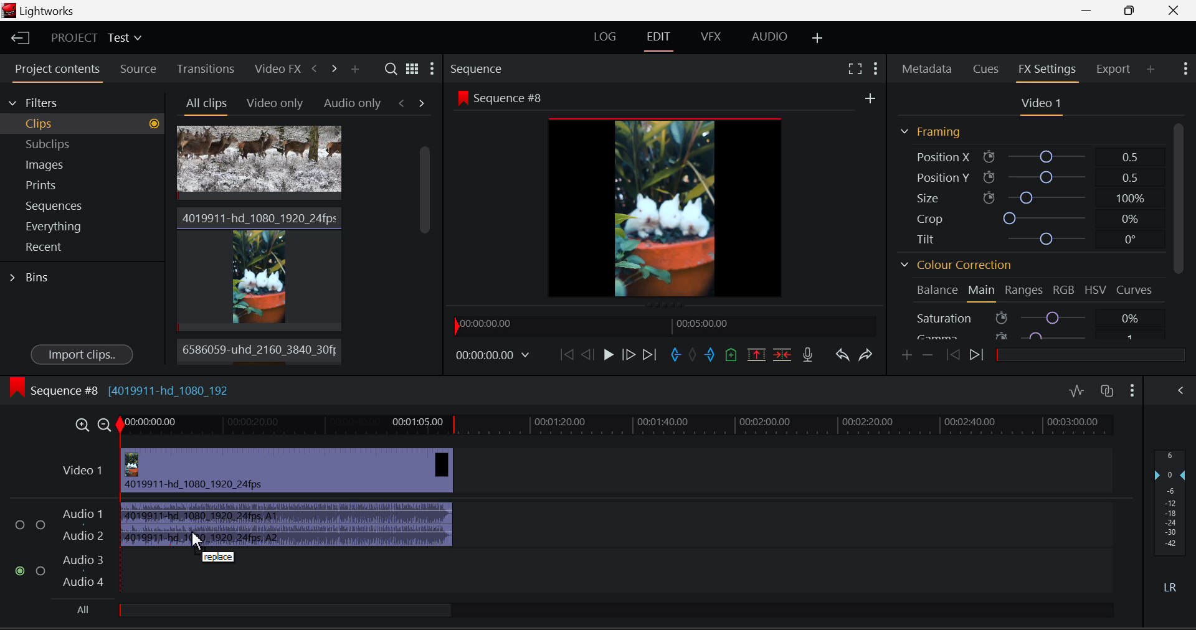 The width and height of the screenshot is (1196, 630). What do you see at coordinates (1076, 390) in the screenshot?
I see `Toggle audio levels editing` at bounding box center [1076, 390].